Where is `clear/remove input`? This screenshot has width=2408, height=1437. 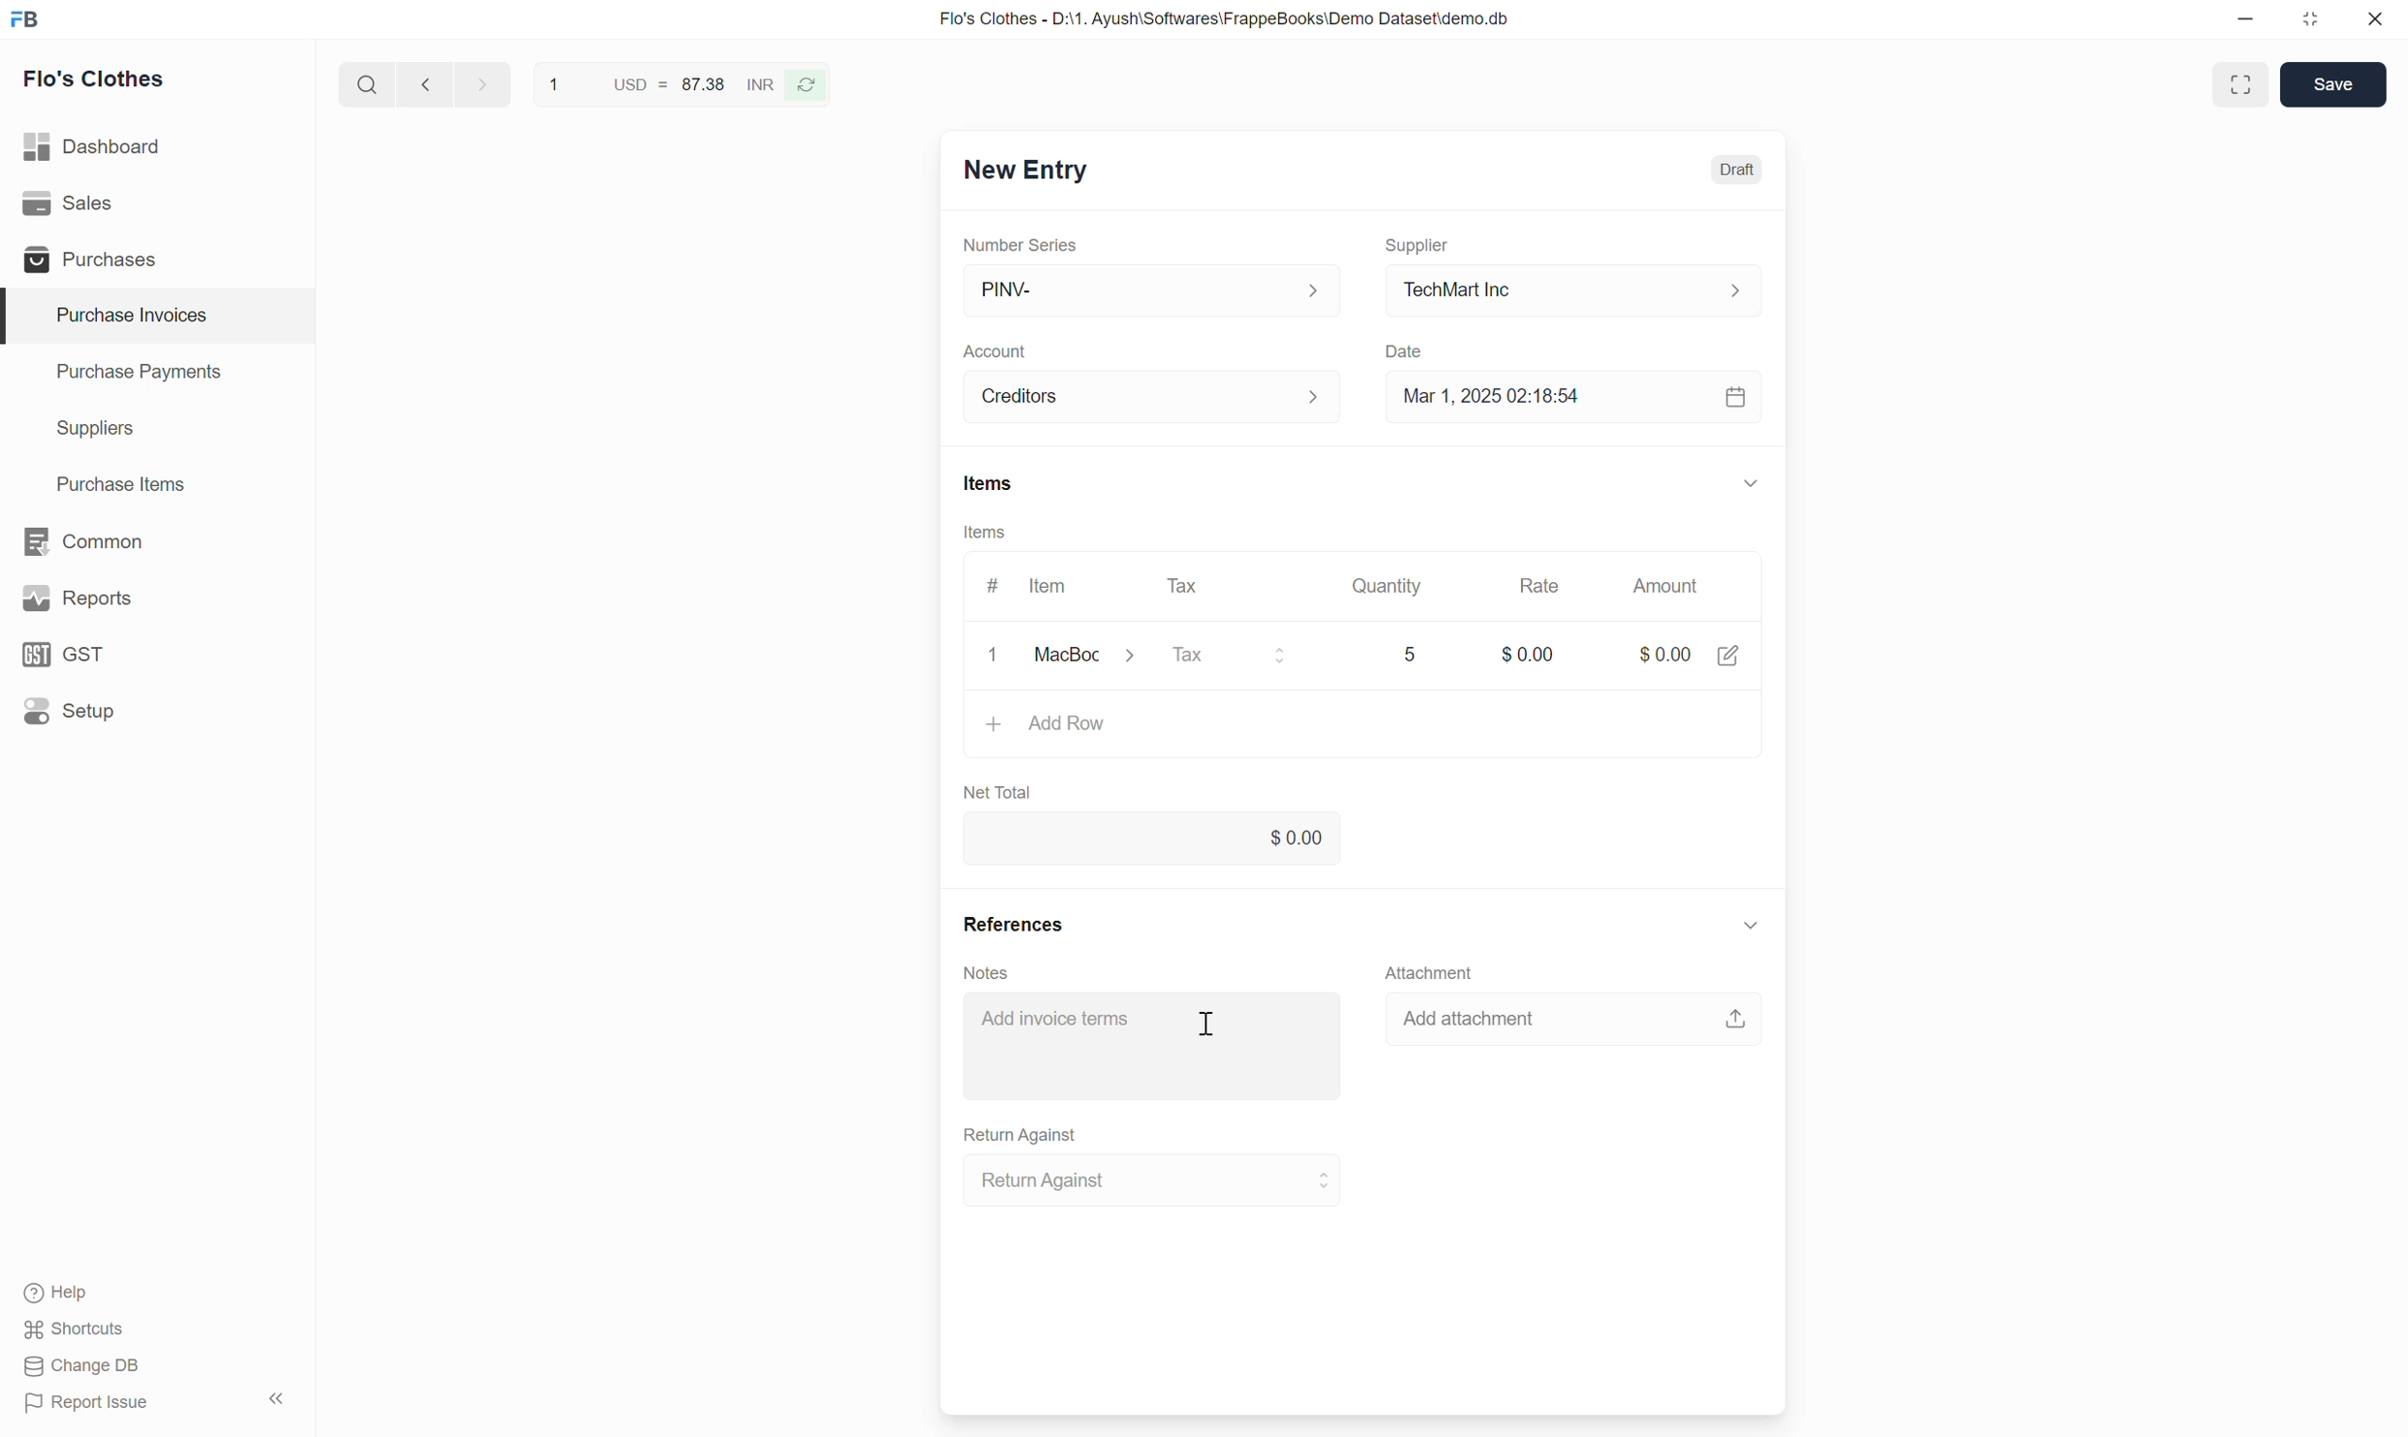
clear/remove input is located at coordinates (996, 657).